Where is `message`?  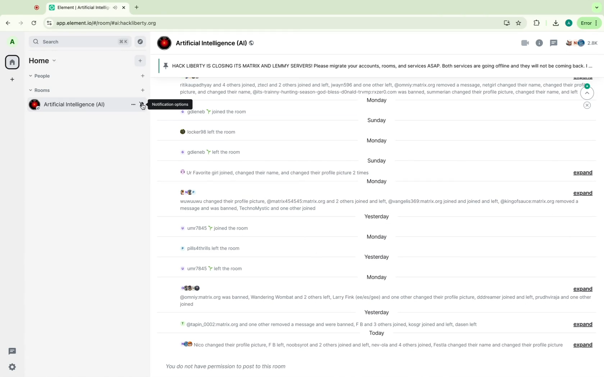 message is located at coordinates (580, 288).